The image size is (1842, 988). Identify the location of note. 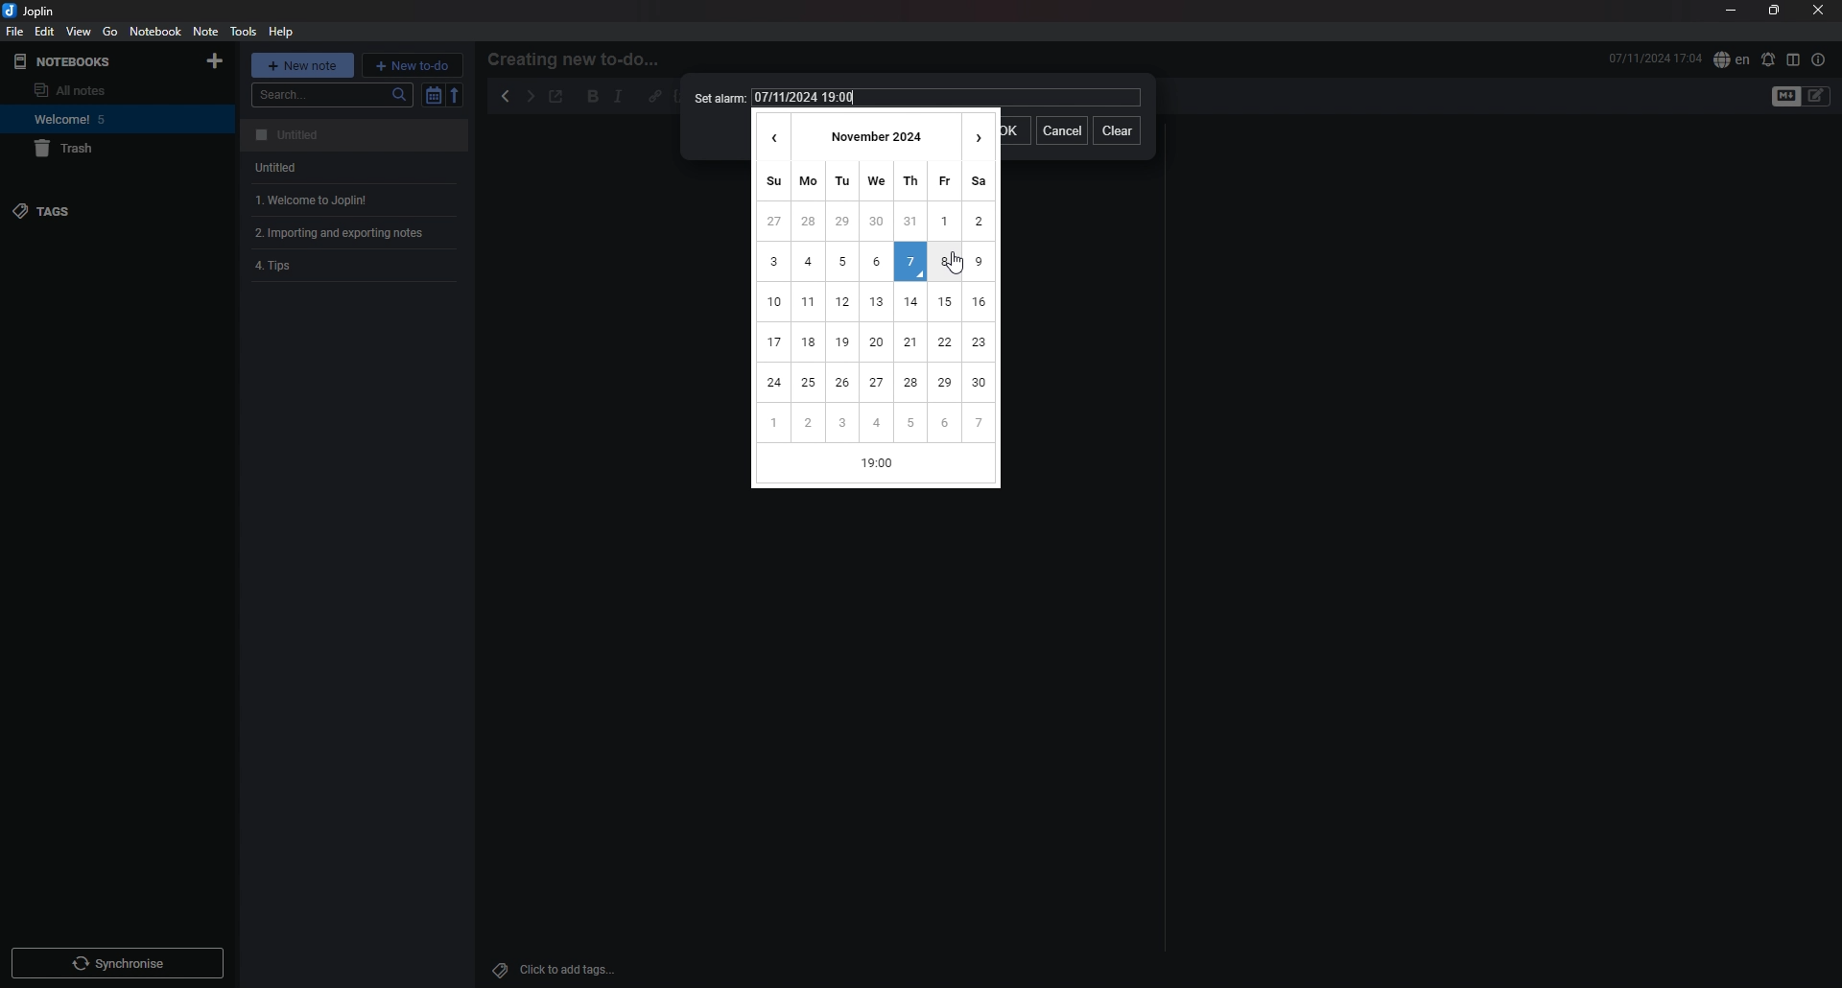
(205, 32).